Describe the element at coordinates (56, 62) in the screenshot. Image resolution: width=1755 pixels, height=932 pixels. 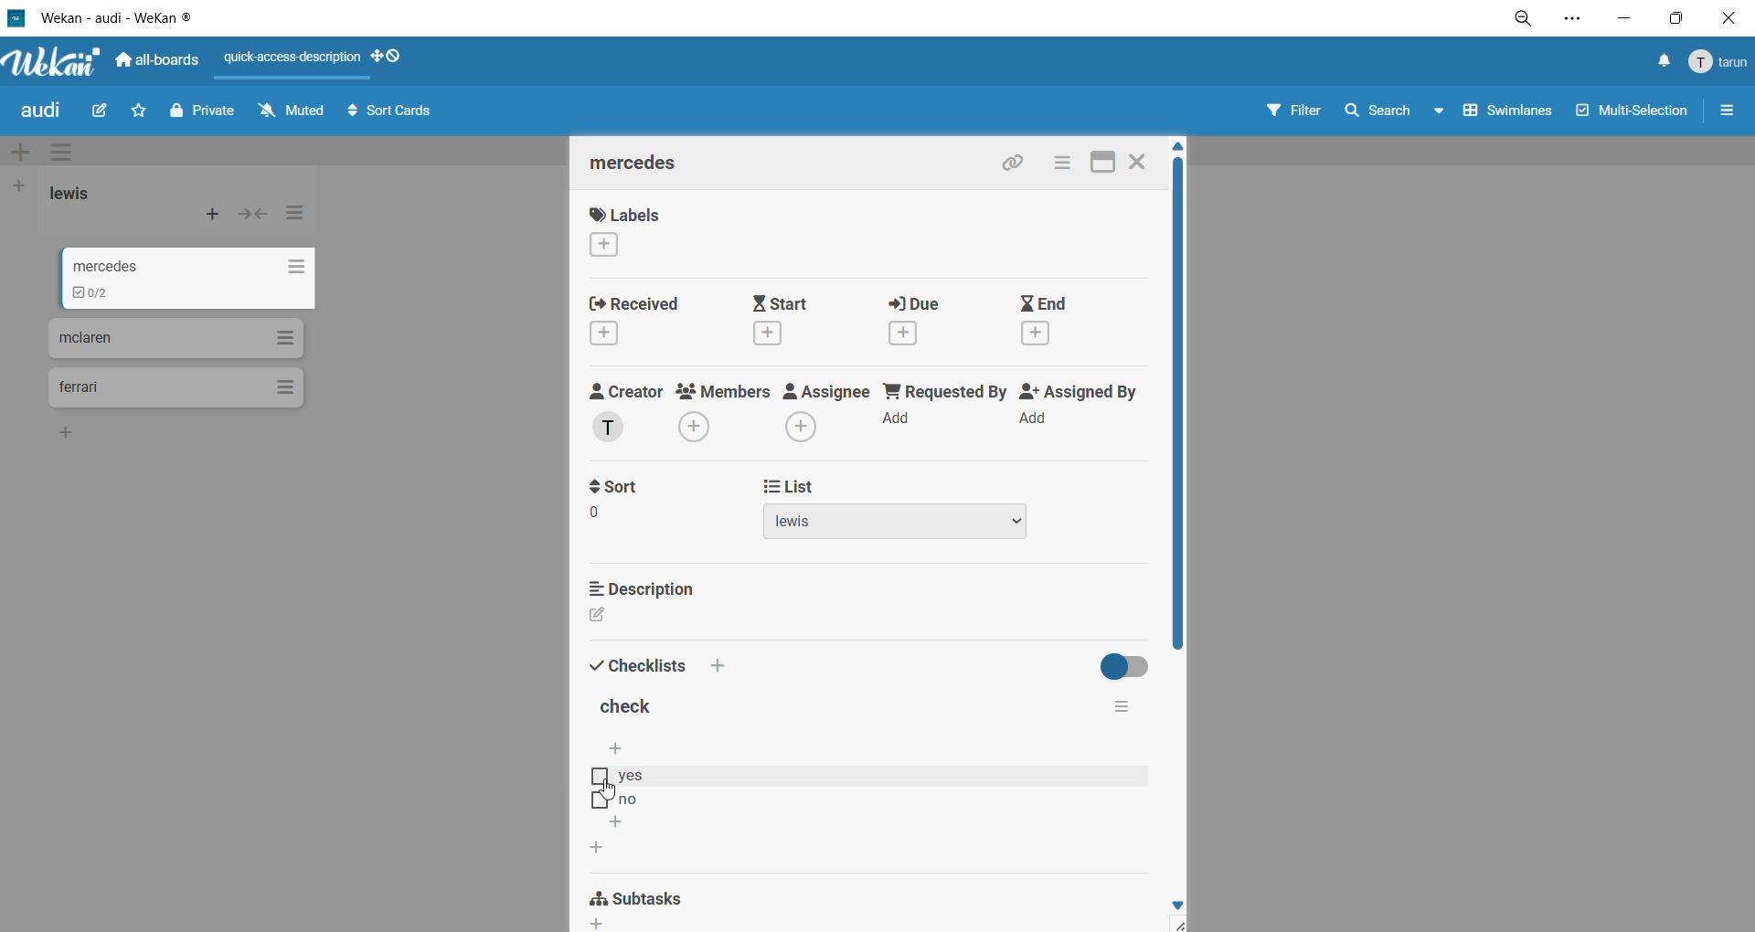
I see `app logo` at that location.